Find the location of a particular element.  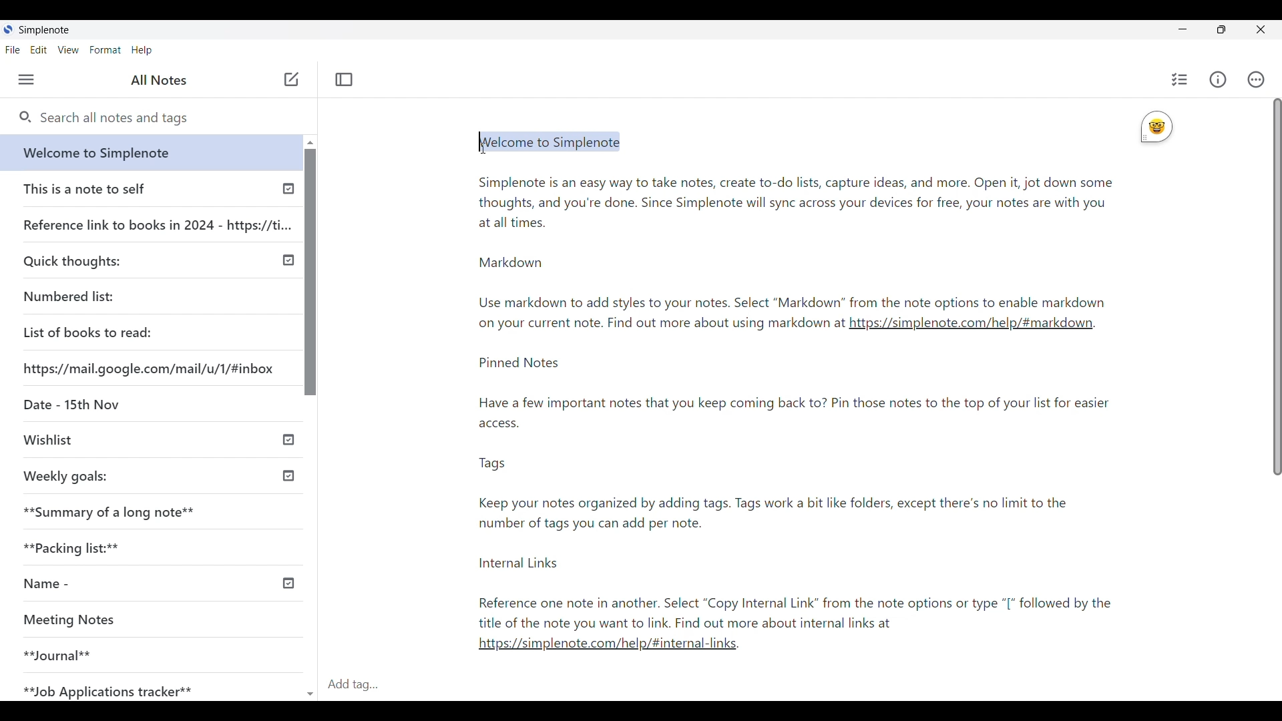

Title of left panel is located at coordinates (159, 80).